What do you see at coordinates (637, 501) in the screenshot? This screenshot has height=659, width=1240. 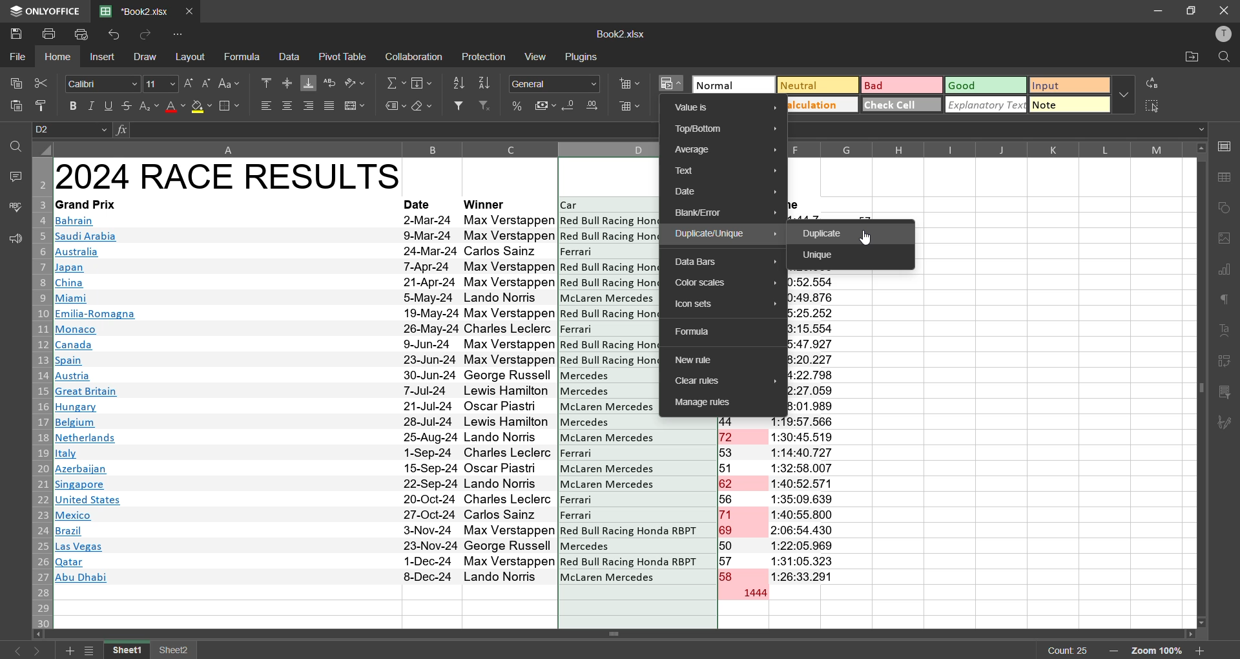 I see `car name` at bounding box center [637, 501].